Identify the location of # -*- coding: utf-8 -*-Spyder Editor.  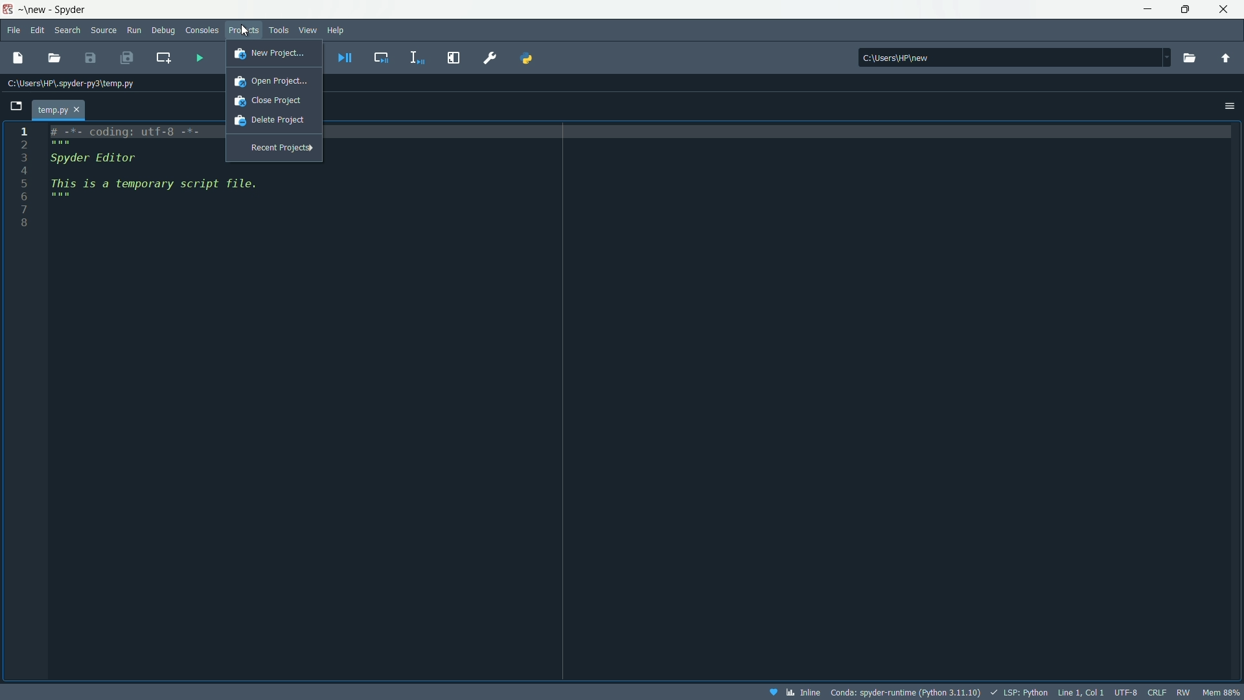
(124, 146).